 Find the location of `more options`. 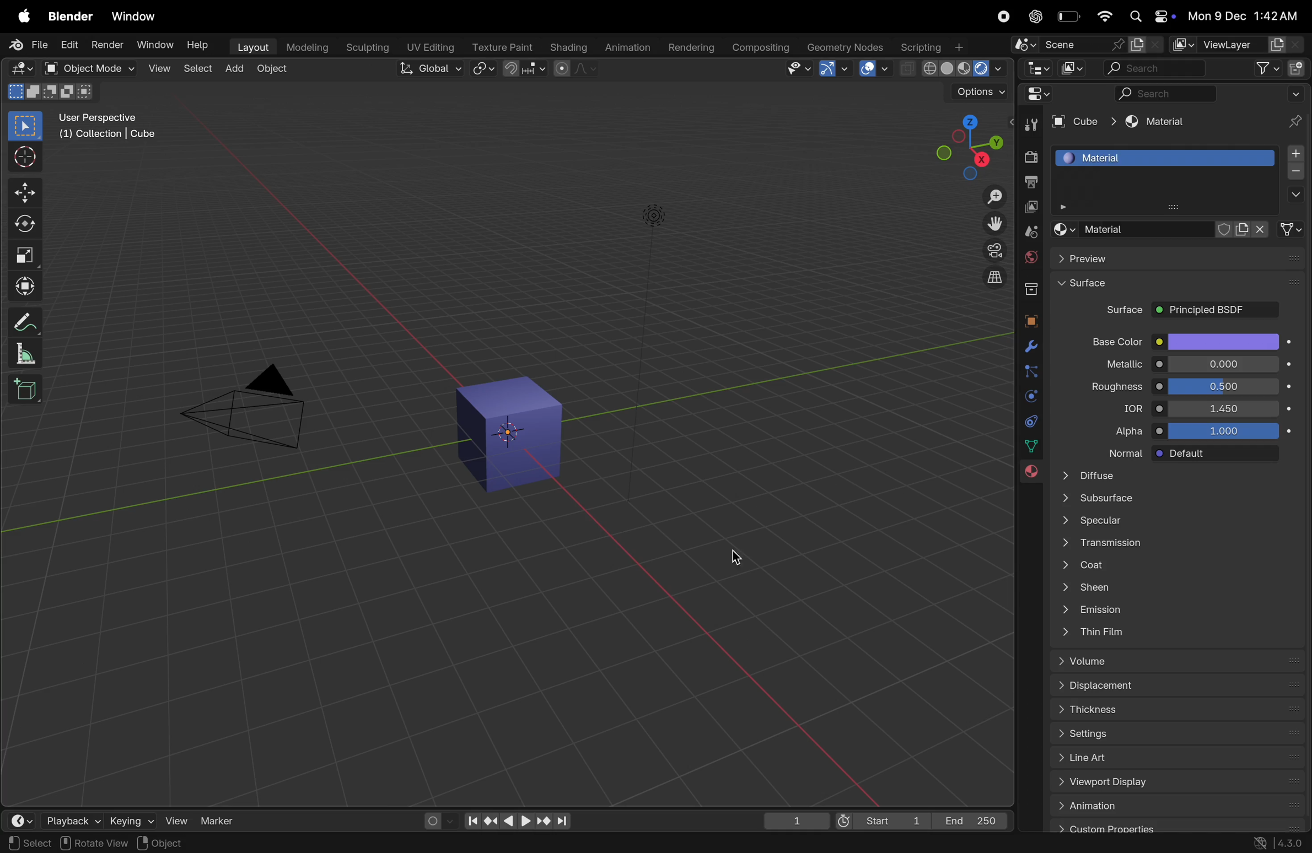

more options is located at coordinates (1295, 93).